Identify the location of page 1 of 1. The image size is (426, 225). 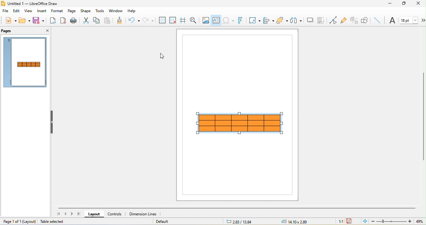
(11, 221).